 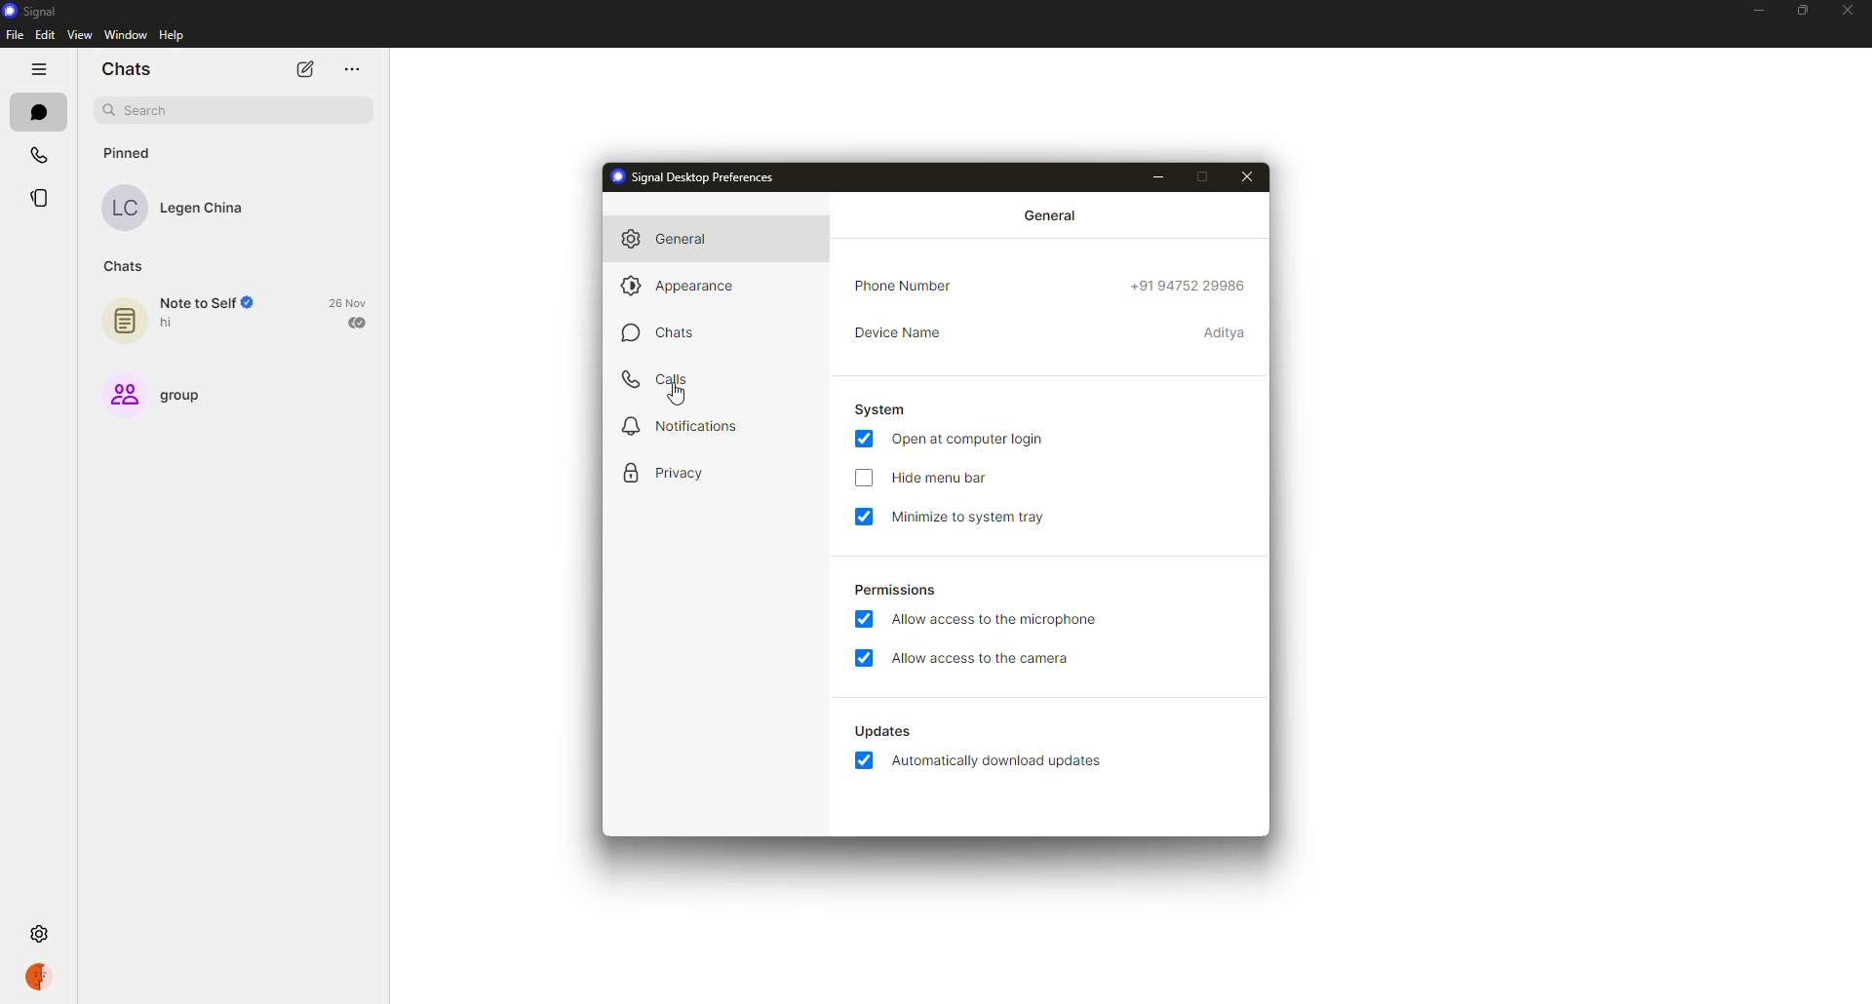 What do you see at coordinates (901, 333) in the screenshot?
I see `device name` at bounding box center [901, 333].